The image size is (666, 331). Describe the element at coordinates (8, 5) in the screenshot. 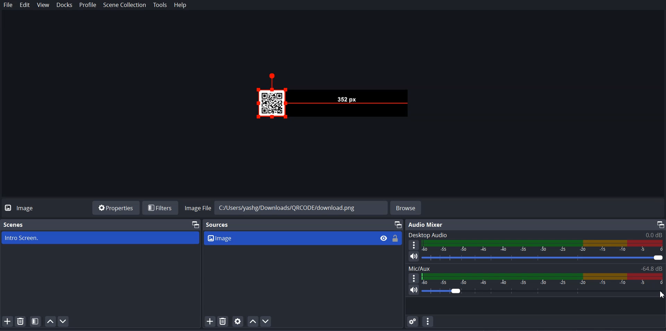

I see `File` at that location.